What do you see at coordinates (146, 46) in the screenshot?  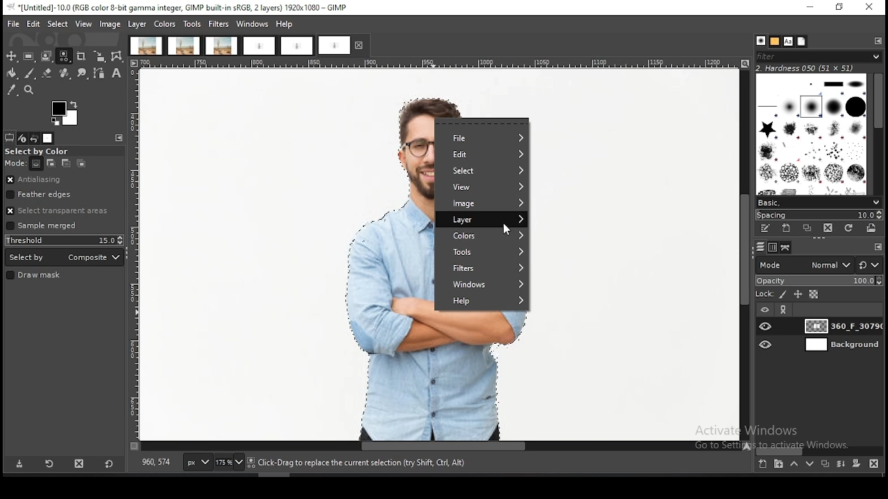 I see `project tab` at bounding box center [146, 46].